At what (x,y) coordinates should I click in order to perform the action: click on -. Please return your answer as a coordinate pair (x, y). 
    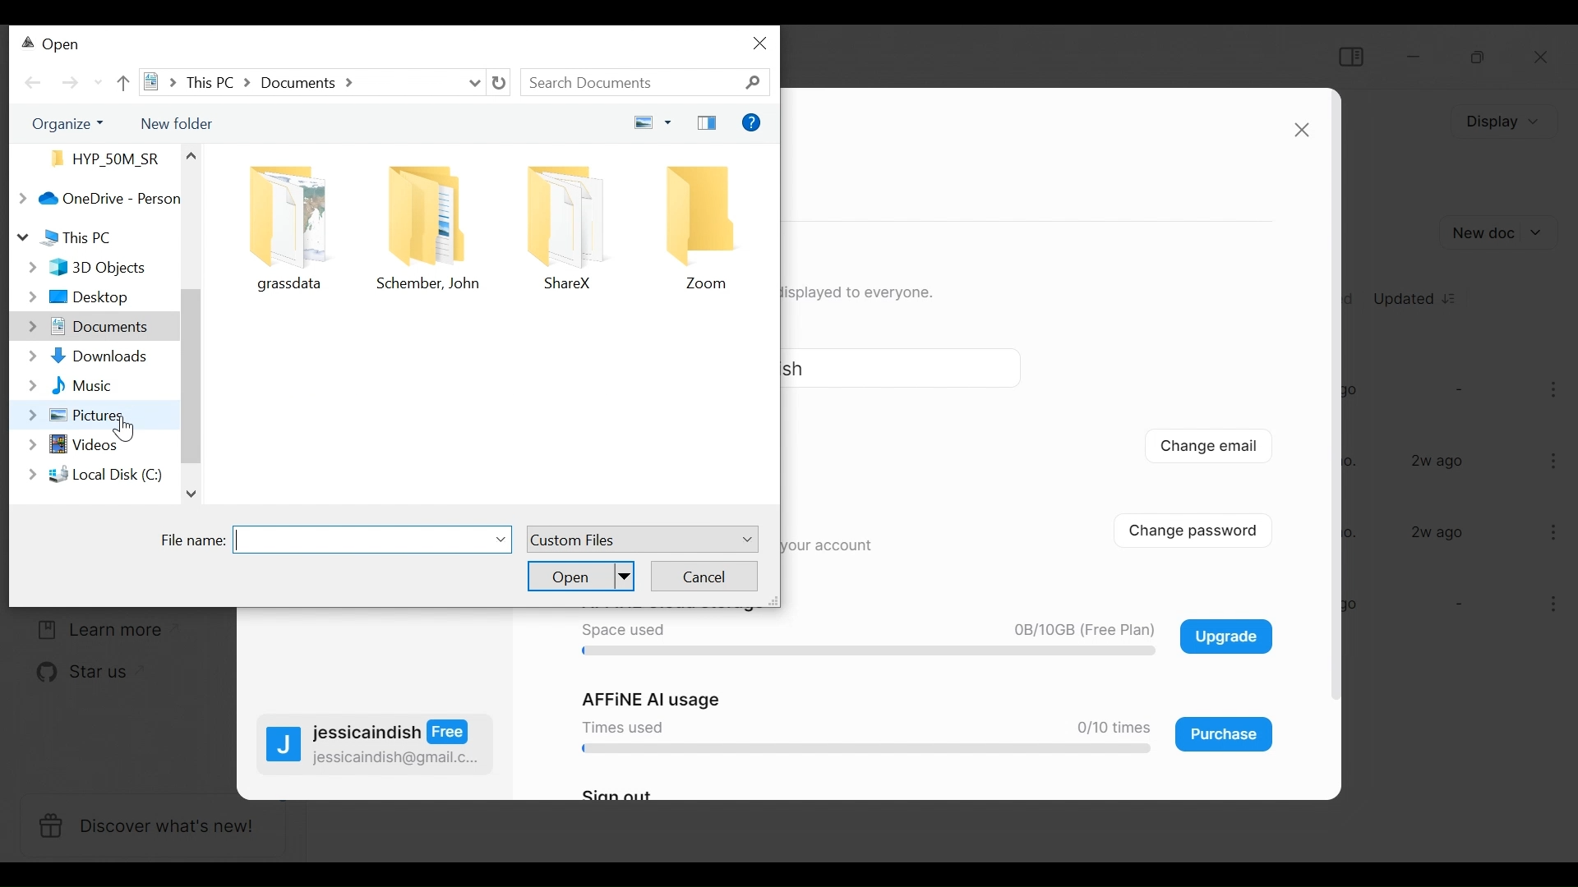
    Looking at the image, I should click on (1457, 388).